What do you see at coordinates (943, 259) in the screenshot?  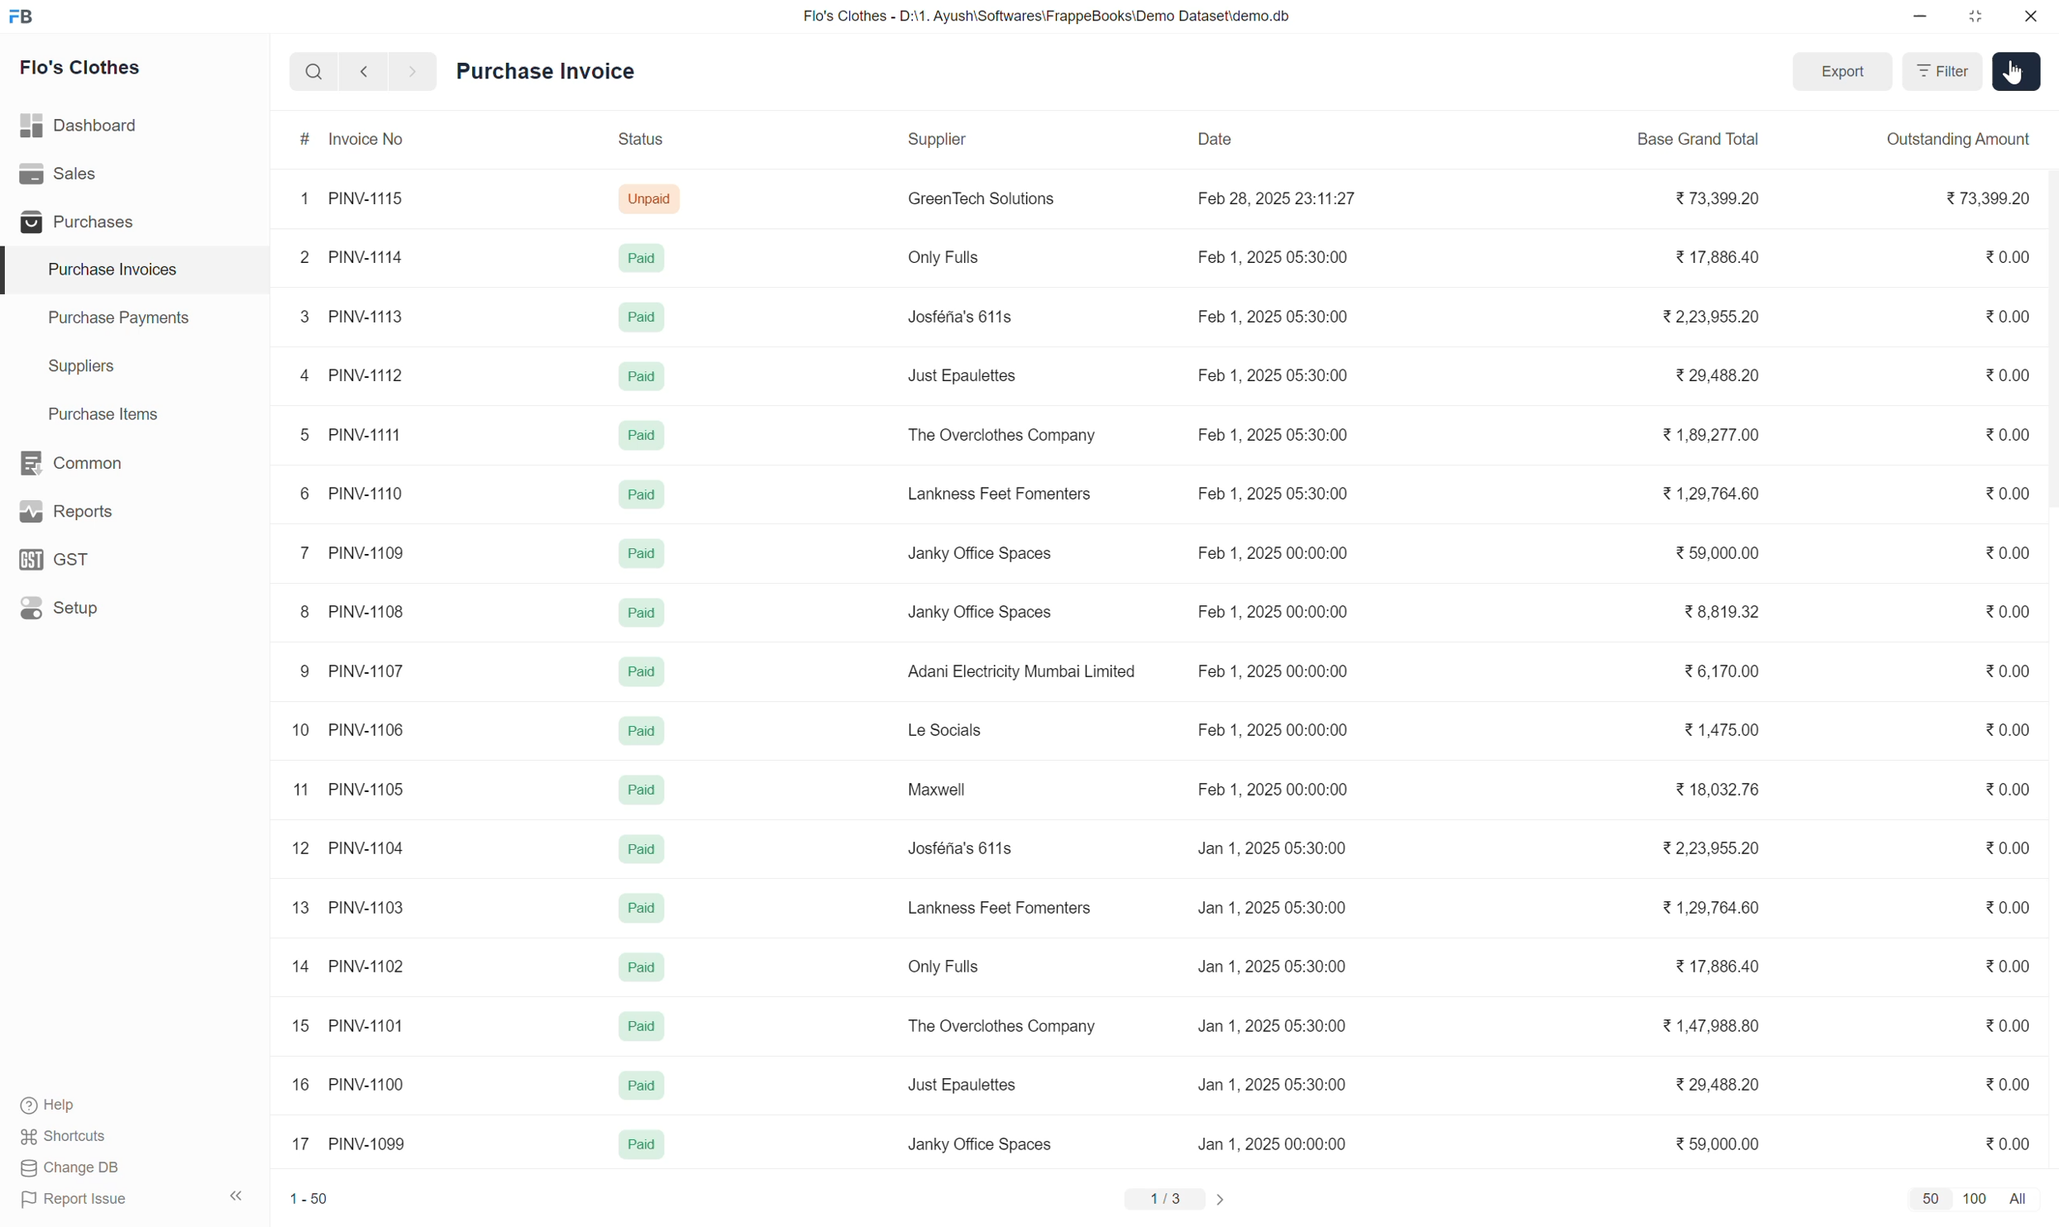 I see `Only Fulls` at bounding box center [943, 259].